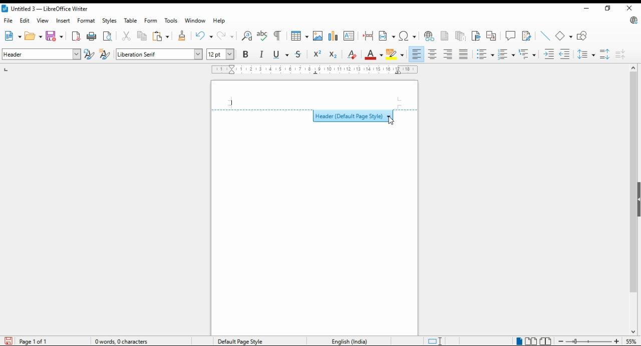 The height and width of the screenshot is (346, 641). Describe the element at coordinates (607, 8) in the screenshot. I see `restore` at that location.